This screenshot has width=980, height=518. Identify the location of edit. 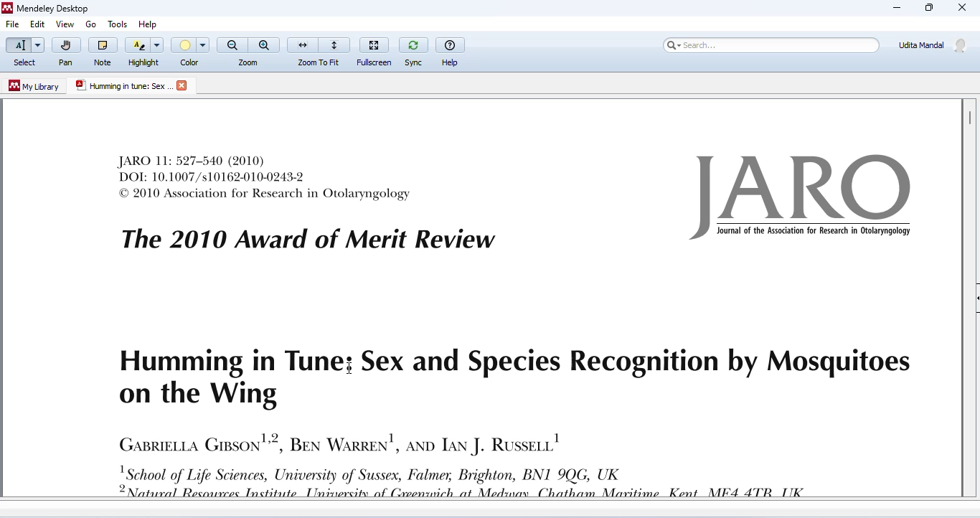
(37, 25).